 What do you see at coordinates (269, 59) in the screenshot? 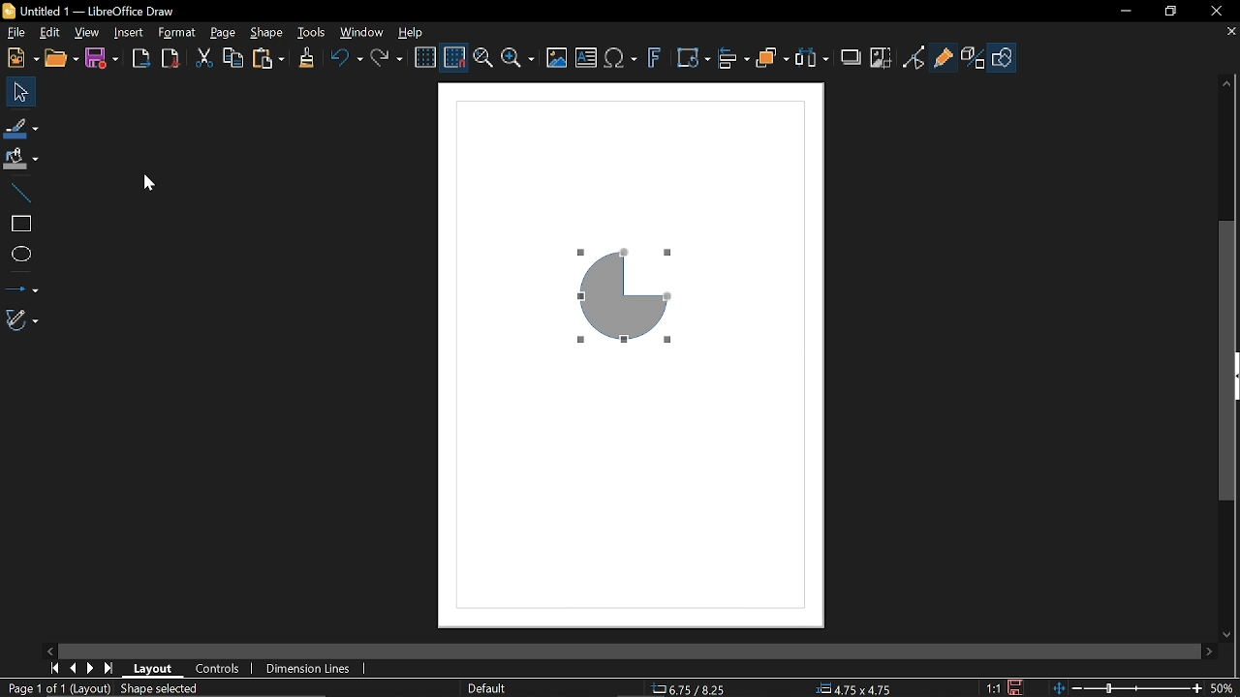
I see `Paste` at bounding box center [269, 59].